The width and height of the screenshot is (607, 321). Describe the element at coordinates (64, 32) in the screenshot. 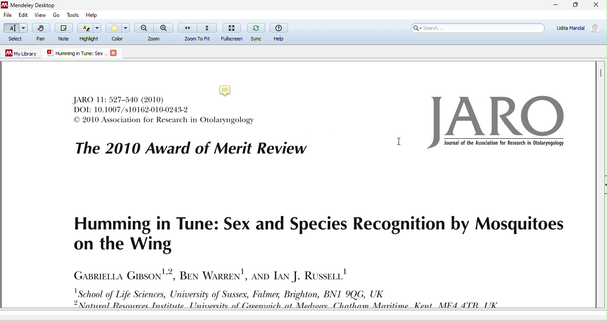

I see `note` at that location.